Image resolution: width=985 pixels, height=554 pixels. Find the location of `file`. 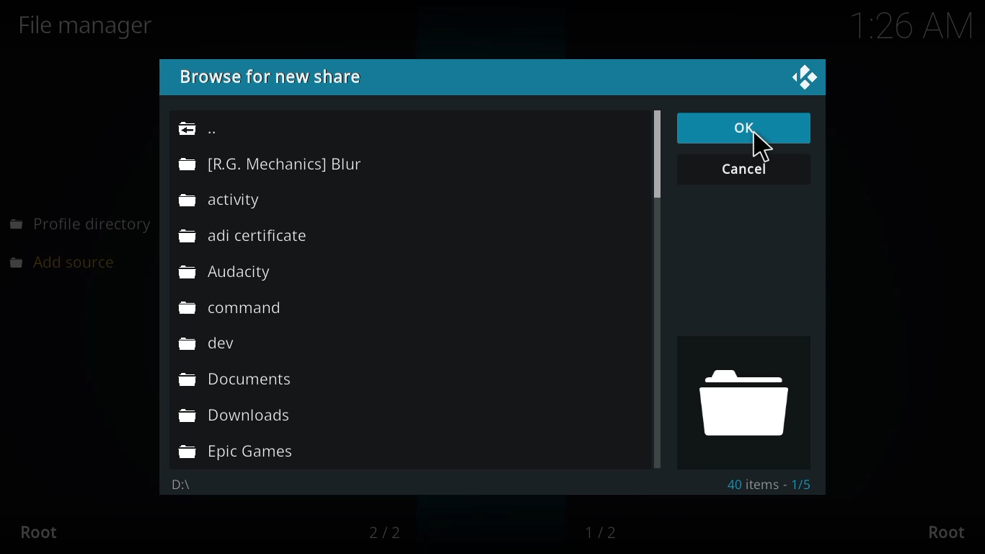

file is located at coordinates (247, 237).